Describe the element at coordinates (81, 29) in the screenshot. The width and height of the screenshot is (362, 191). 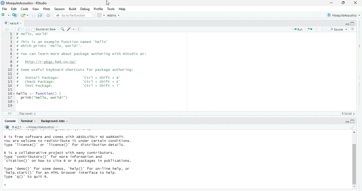
I see `compile report` at that location.